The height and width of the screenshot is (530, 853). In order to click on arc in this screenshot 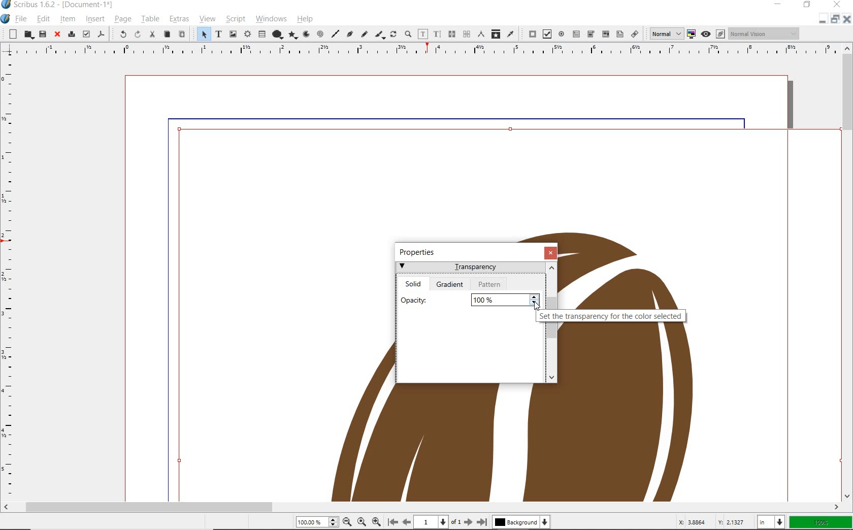, I will do `click(308, 34)`.